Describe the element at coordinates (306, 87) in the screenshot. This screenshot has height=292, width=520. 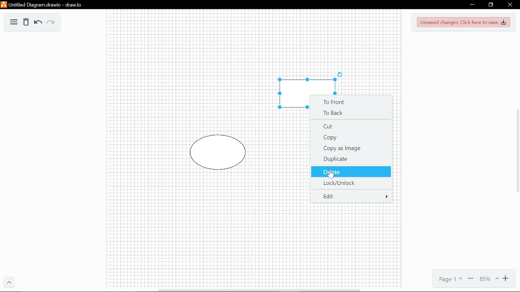
I see `selected rectangle shape` at that location.